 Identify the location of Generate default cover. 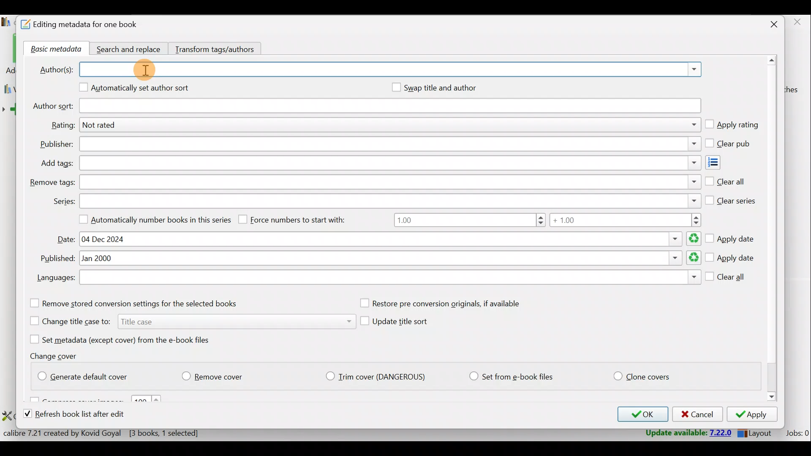
(87, 375).